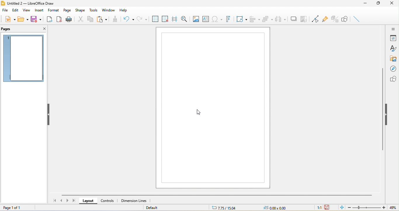 The width and height of the screenshot is (399, 211). Describe the element at coordinates (59, 18) in the screenshot. I see `export directly as pdf` at that location.